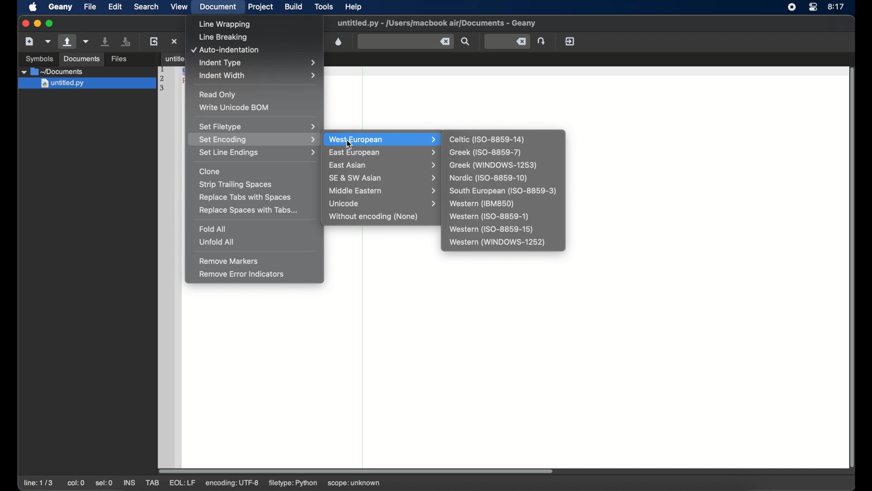 The width and height of the screenshot is (872, 491). Describe the element at coordinates (40, 59) in the screenshot. I see `symbols` at that location.